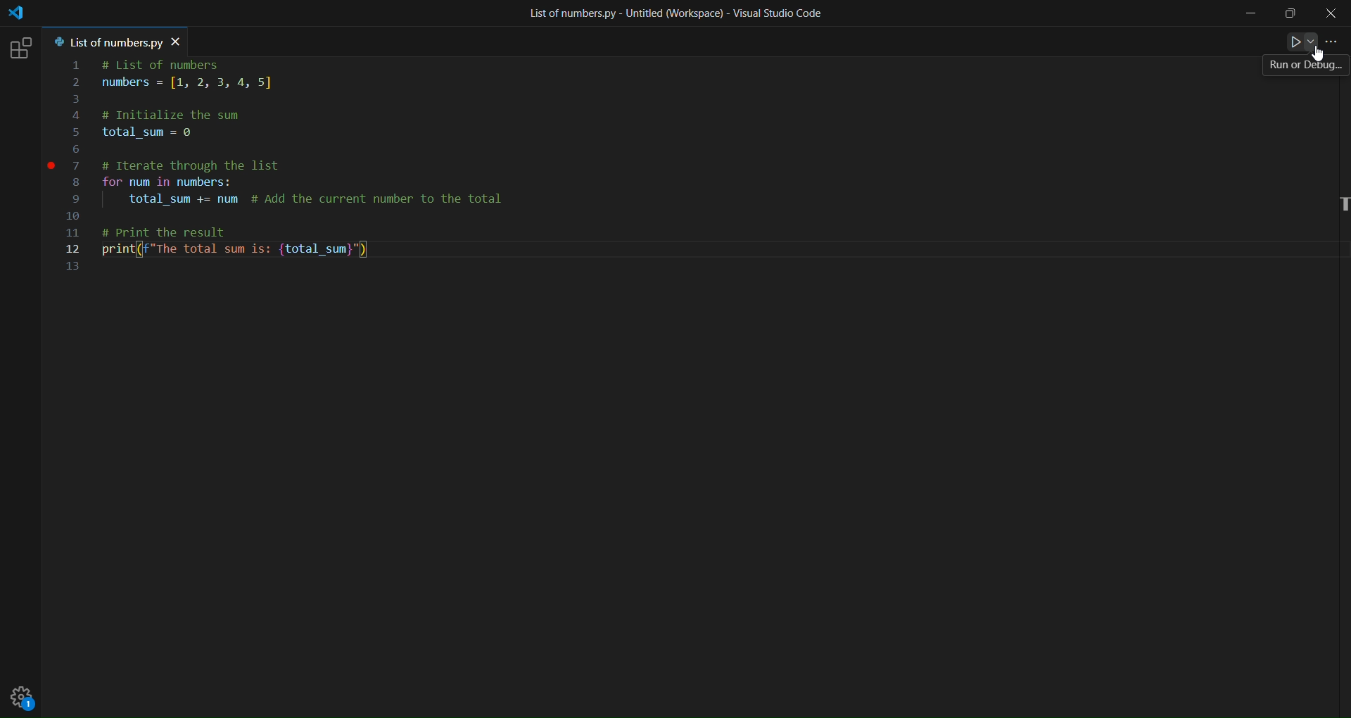  I want to click on close, so click(1333, 13).